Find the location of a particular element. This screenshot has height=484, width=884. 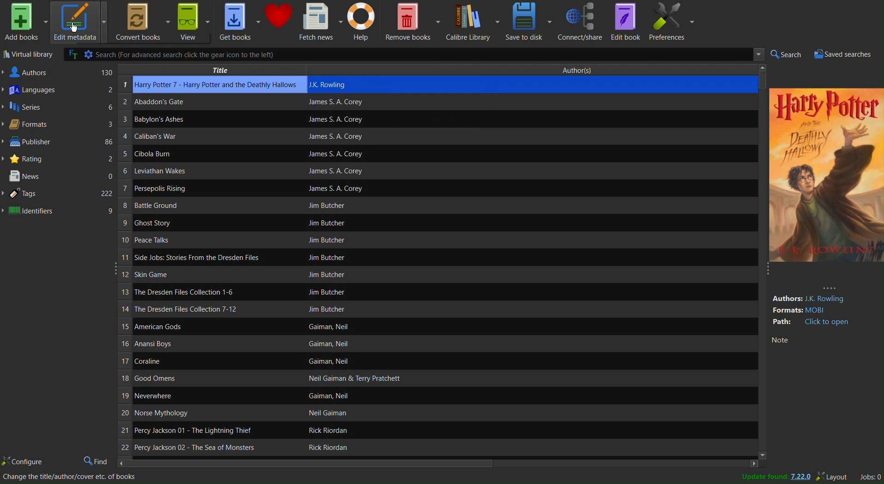

Author’s name is located at coordinates (457, 259).